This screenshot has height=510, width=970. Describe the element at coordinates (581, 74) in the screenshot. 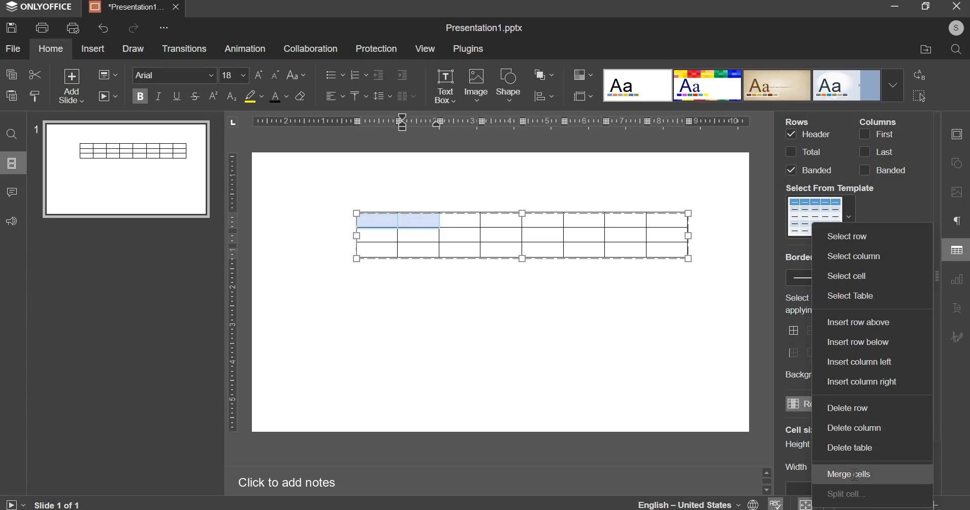

I see `design color` at that location.